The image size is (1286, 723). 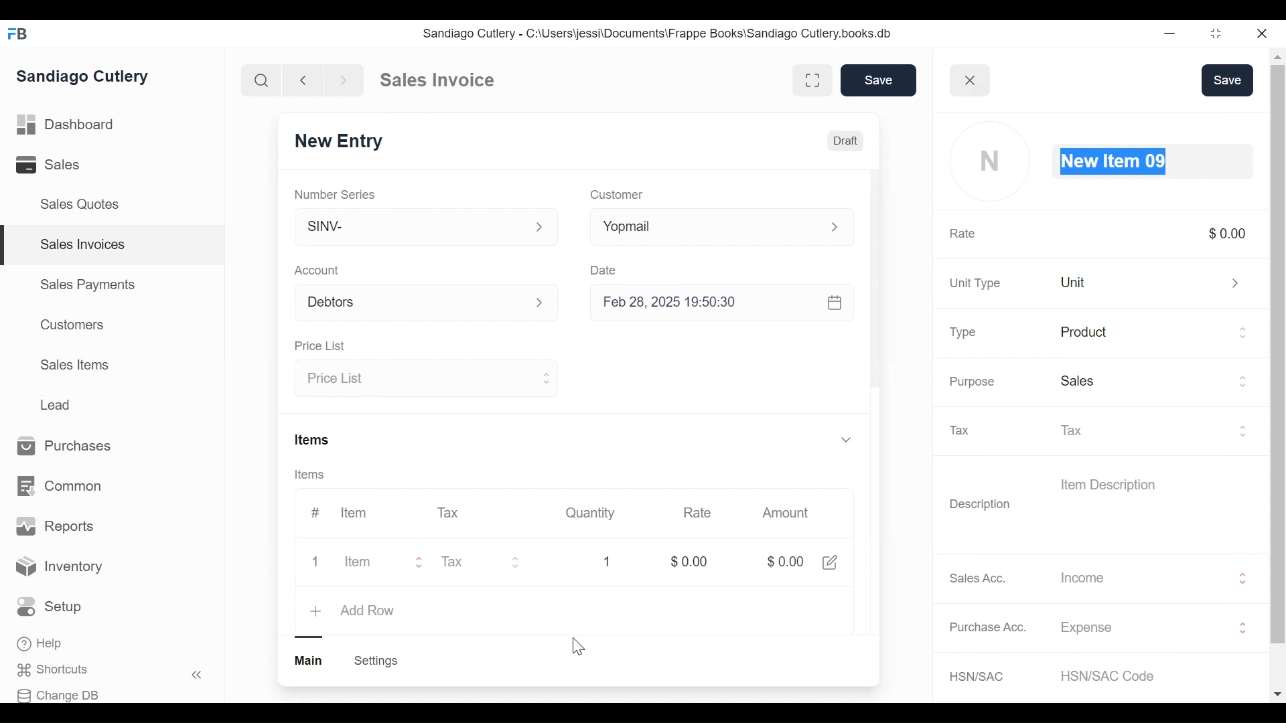 What do you see at coordinates (59, 568) in the screenshot?
I see `Inventory` at bounding box center [59, 568].